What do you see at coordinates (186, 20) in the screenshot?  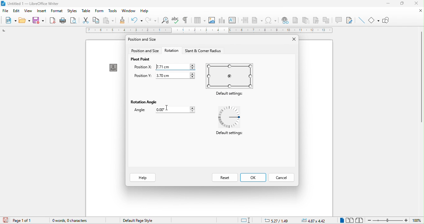 I see `toggle formatting marks` at bounding box center [186, 20].